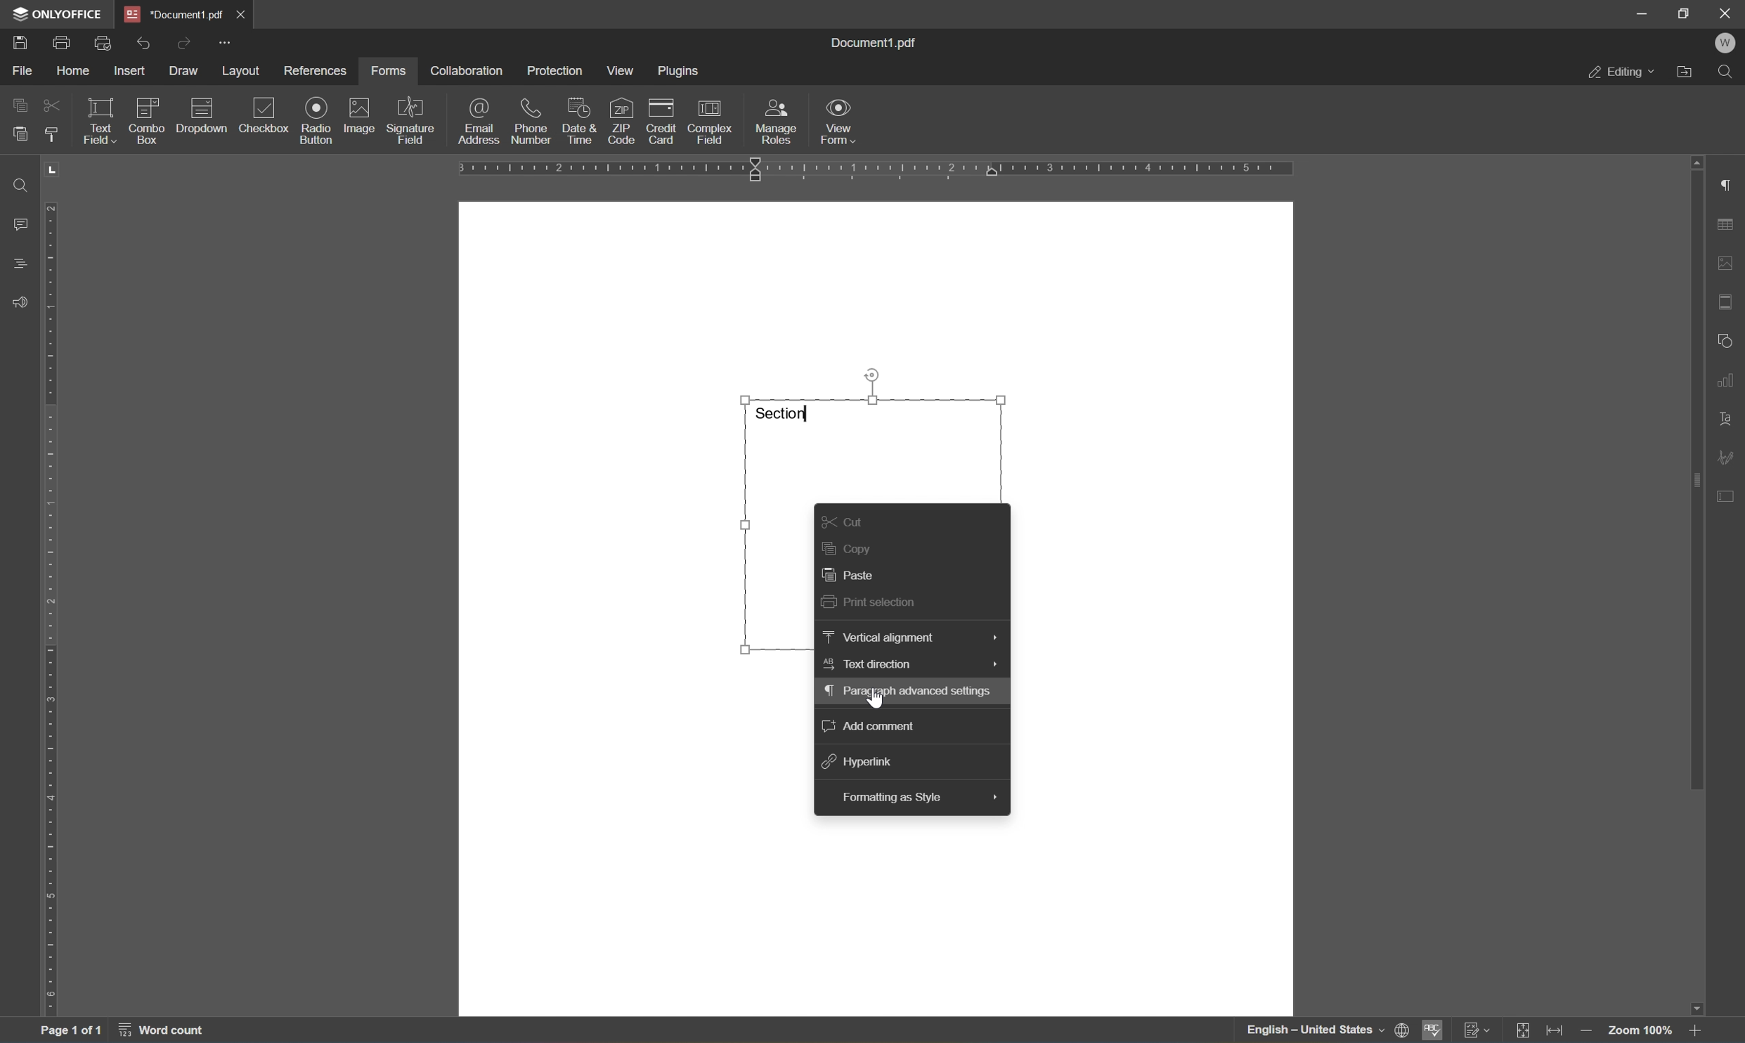  Describe the element at coordinates (682, 72) in the screenshot. I see `plugins` at that location.